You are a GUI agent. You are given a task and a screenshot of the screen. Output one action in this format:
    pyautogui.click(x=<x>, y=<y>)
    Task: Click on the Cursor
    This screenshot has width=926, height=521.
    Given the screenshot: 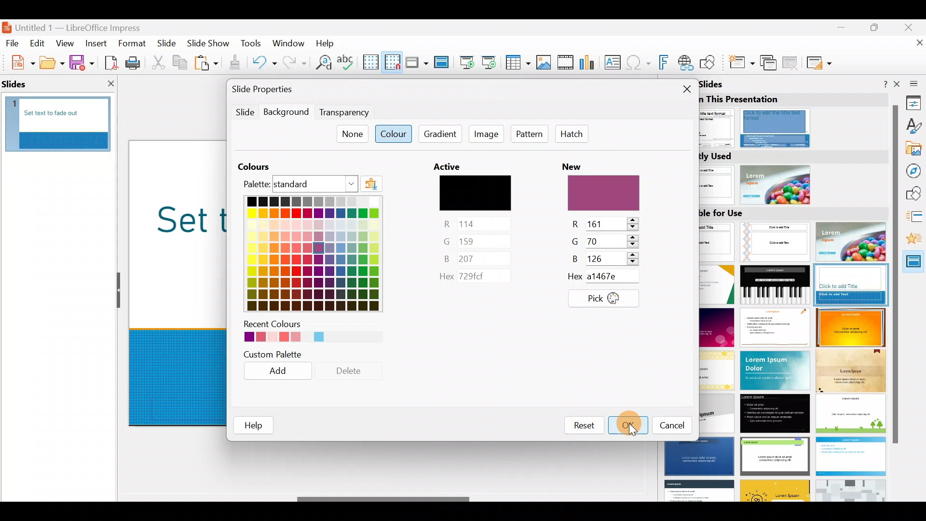 What is the action you would take?
    pyautogui.click(x=631, y=422)
    